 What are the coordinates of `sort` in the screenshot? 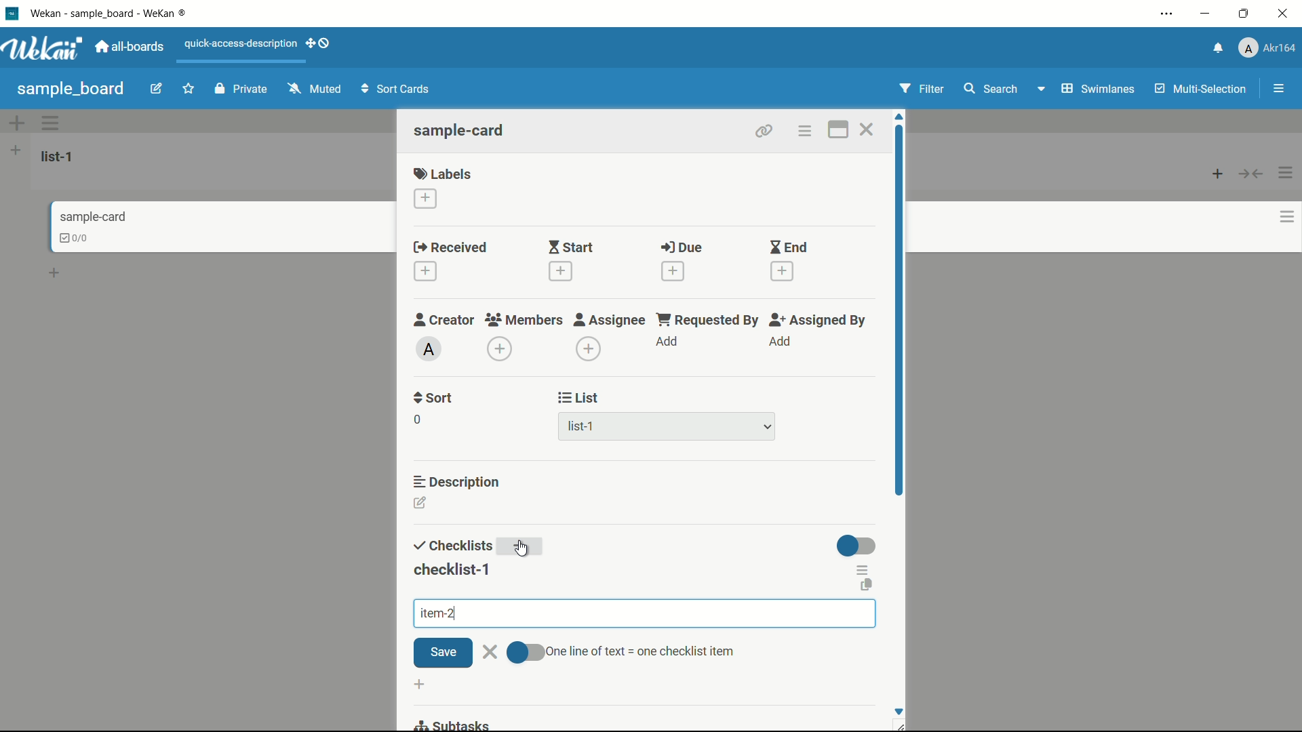 It's located at (434, 398).